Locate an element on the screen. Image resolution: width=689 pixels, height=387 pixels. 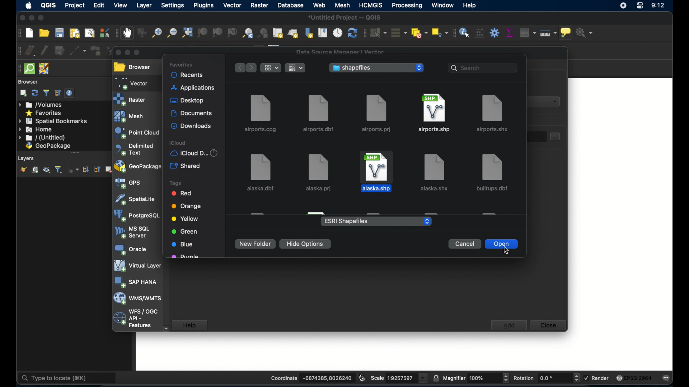
delimited text is located at coordinates (134, 149).